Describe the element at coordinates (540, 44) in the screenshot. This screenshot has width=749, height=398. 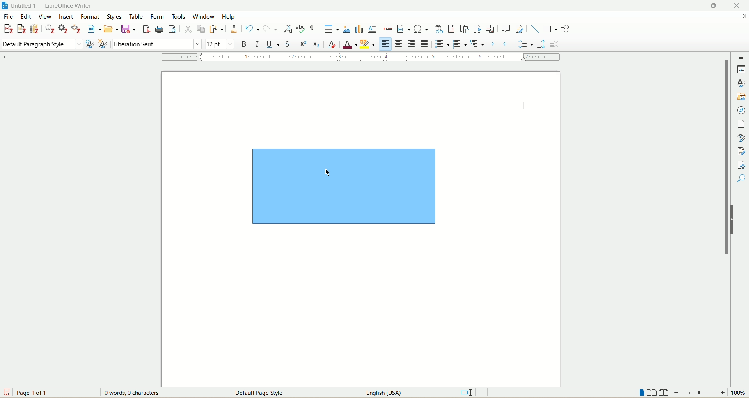
I see `increase paragraph spacing` at that location.